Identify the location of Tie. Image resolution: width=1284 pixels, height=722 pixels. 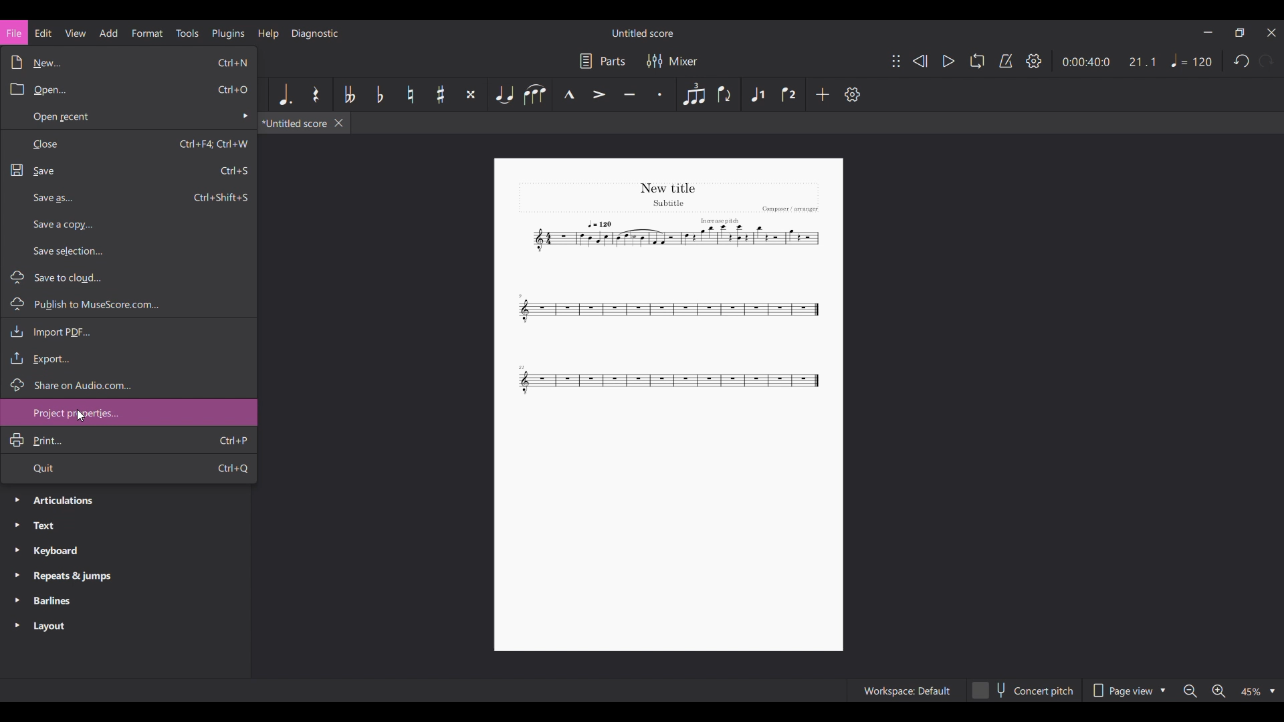
(504, 94).